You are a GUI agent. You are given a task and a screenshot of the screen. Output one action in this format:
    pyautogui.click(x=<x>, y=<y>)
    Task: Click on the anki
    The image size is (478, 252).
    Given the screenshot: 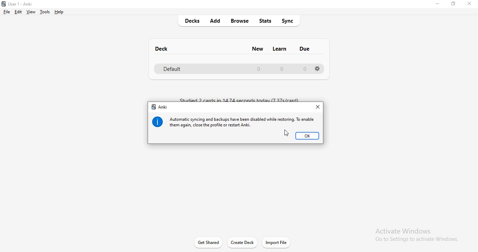 What is the action you would take?
    pyautogui.click(x=160, y=107)
    